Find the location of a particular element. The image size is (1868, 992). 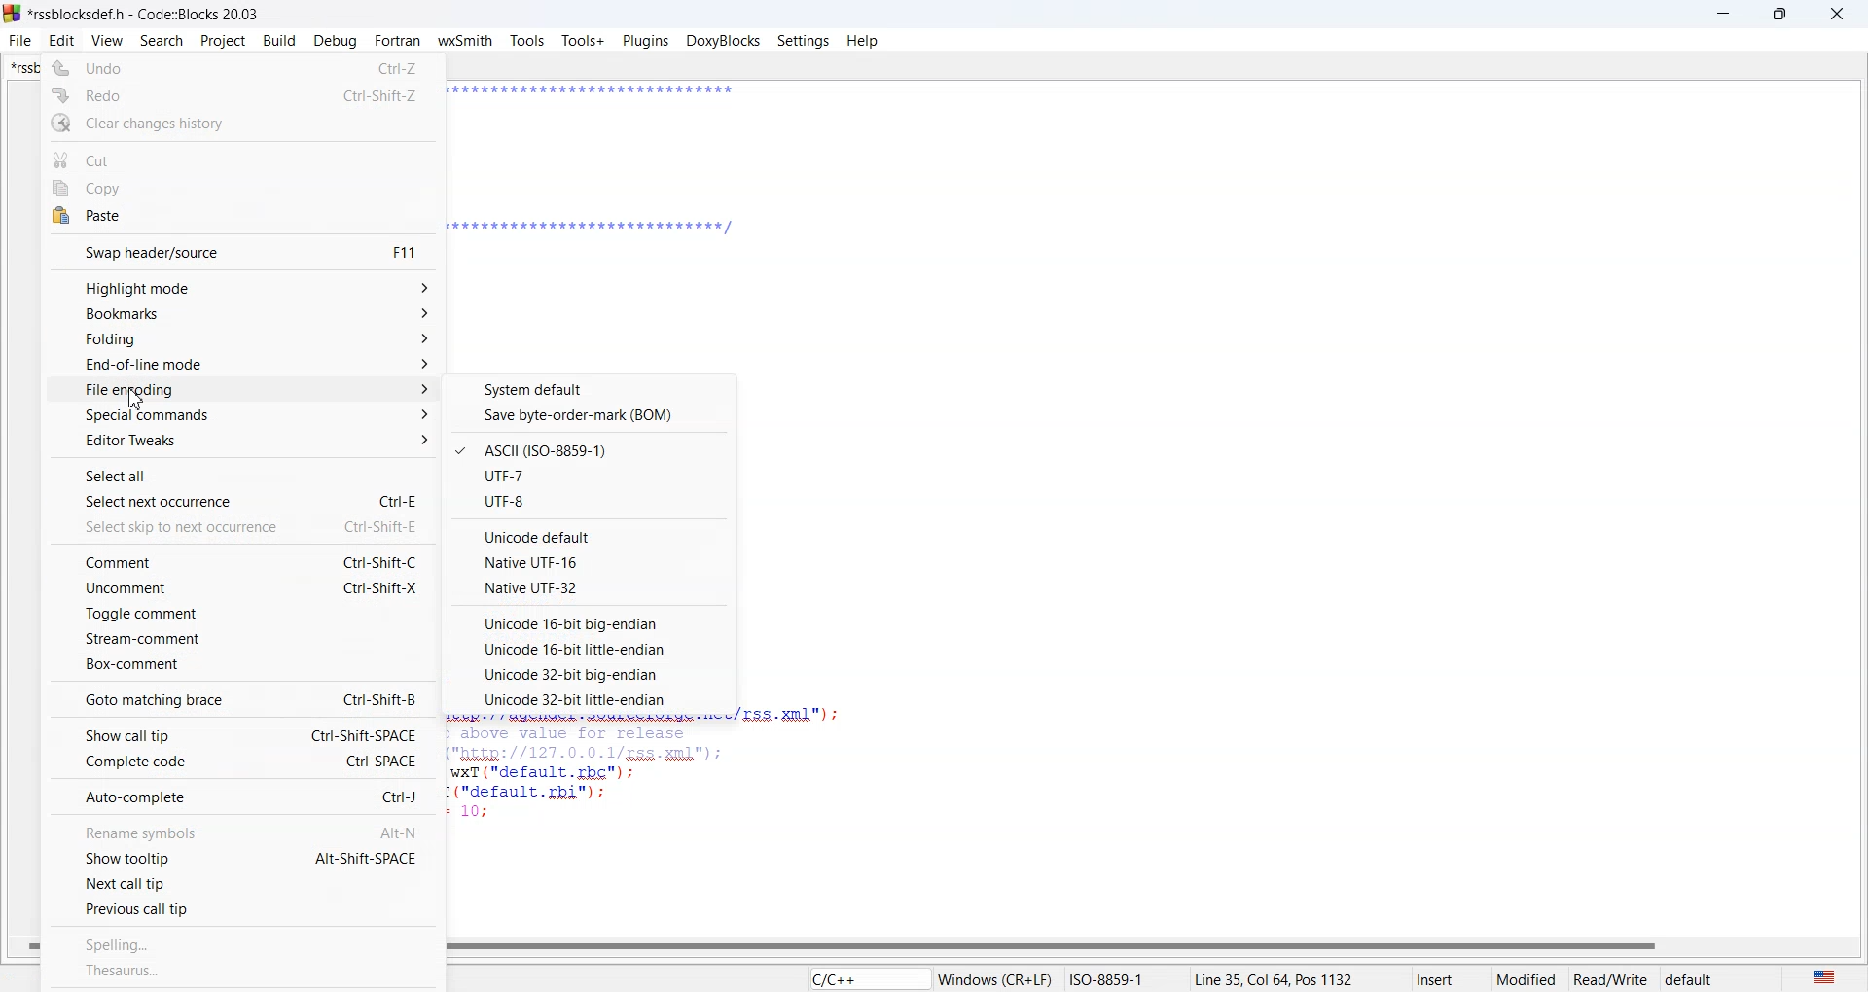

Uncomment is located at coordinates (243, 587).